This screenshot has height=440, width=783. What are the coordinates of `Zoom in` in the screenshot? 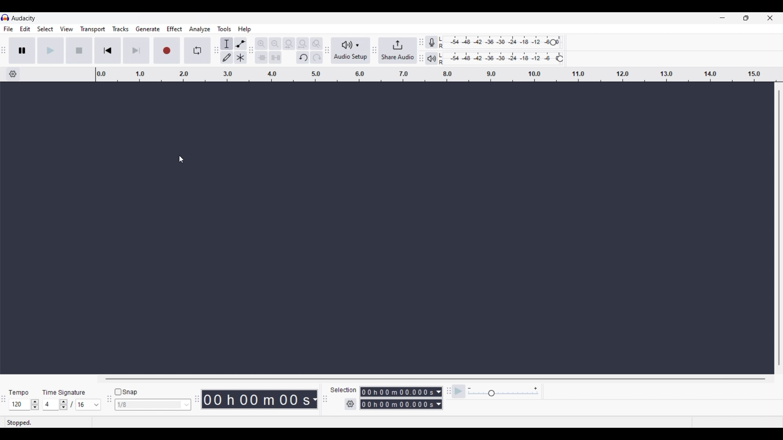 It's located at (261, 44).